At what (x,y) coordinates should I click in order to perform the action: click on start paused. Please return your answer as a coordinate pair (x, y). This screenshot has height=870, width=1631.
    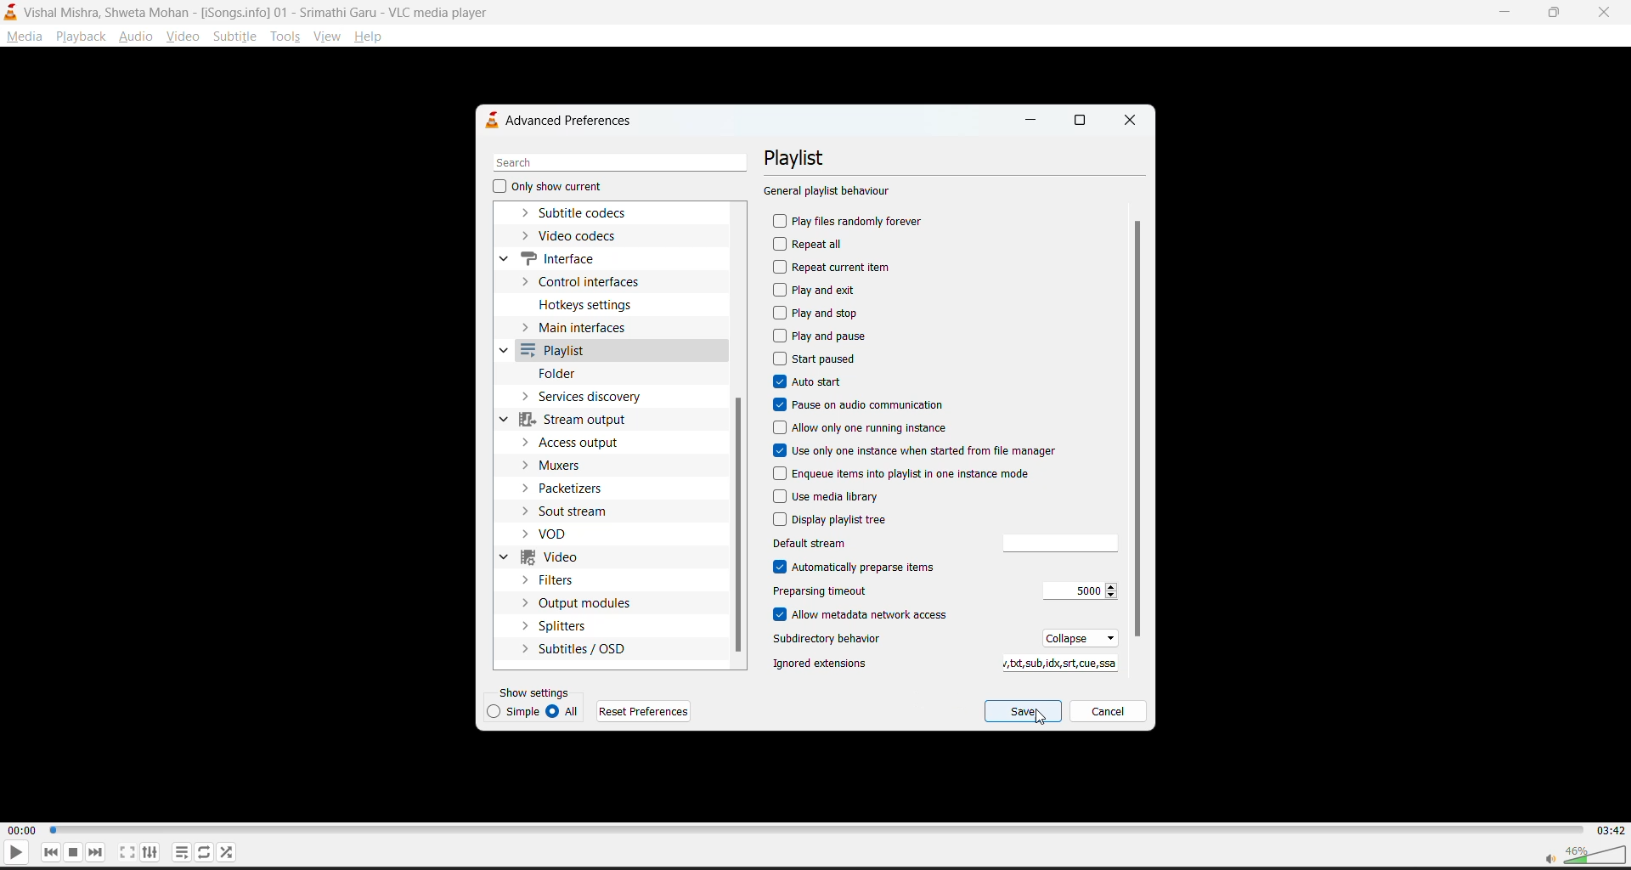
    Looking at the image, I should click on (818, 359).